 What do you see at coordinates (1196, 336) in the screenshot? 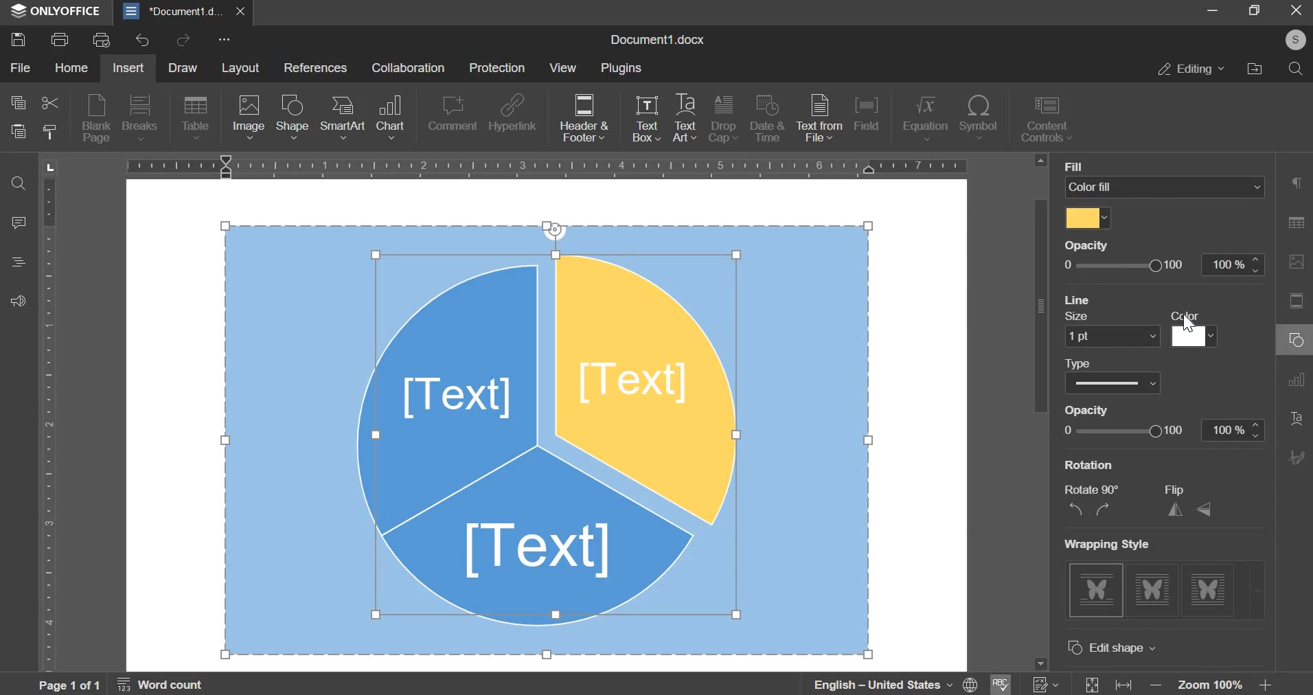
I see `line color` at bounding box center [1196, 336].